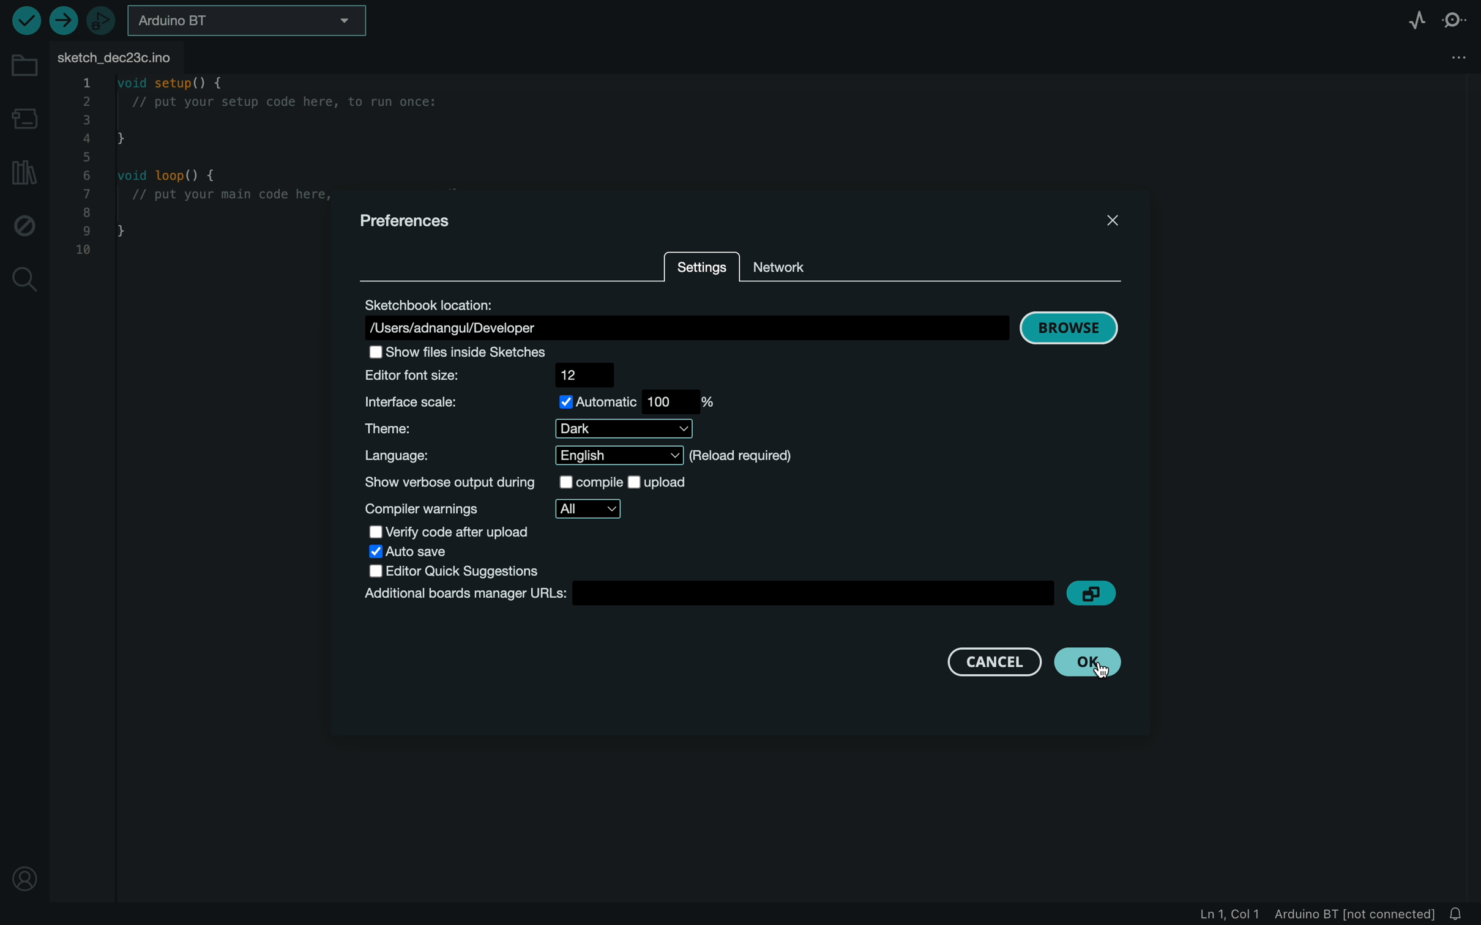  I want to click on verify, so click(456, 529).